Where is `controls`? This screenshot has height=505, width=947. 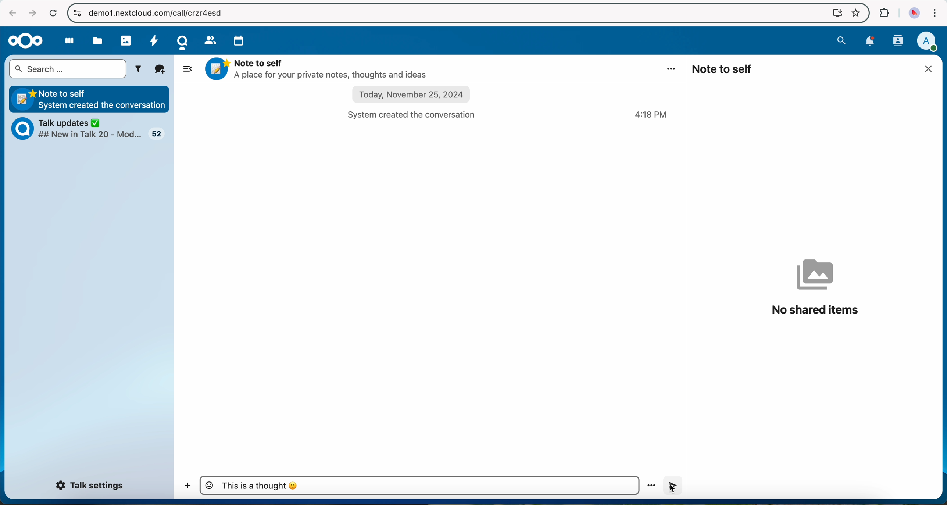 controls is located at coordinates (76, 12).